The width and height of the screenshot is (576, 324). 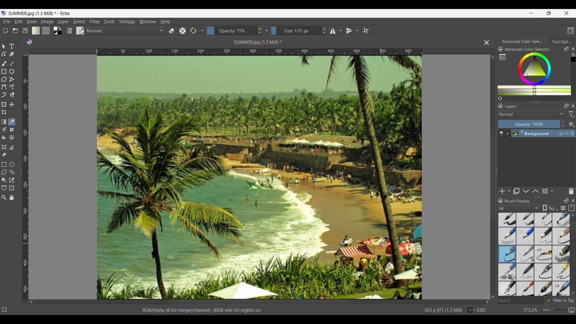 I want to click on SUMMER jpg (1.3 MiB) *, so click(x=259, y=42).